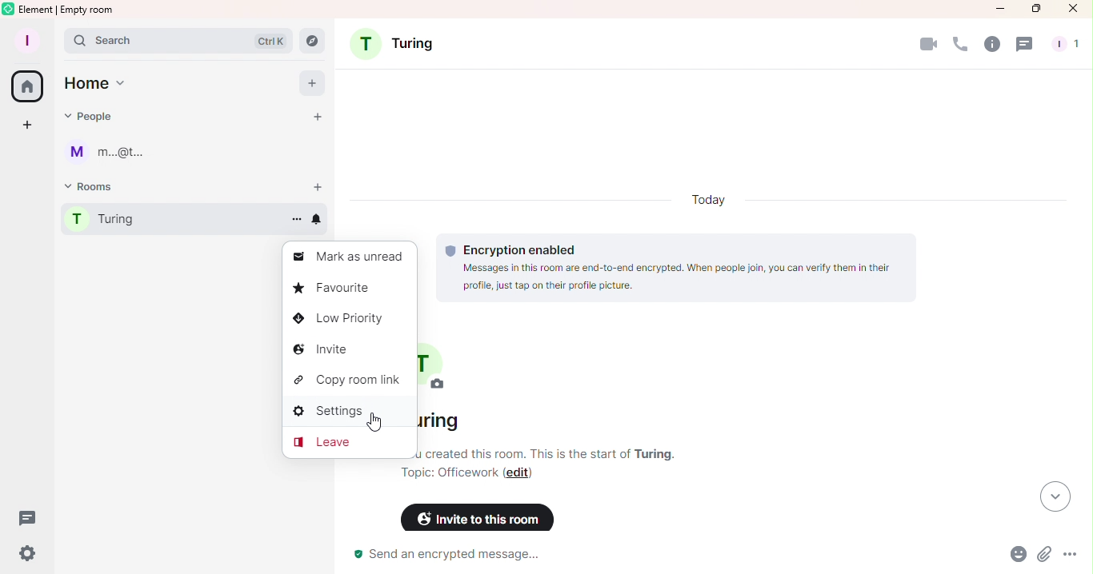 The width and height of the screenshot is (1093, 574). What do you see at coordinates (740, 261) in the screenshot?
I see `Encryption enabled` at bounding box center [740, 261].